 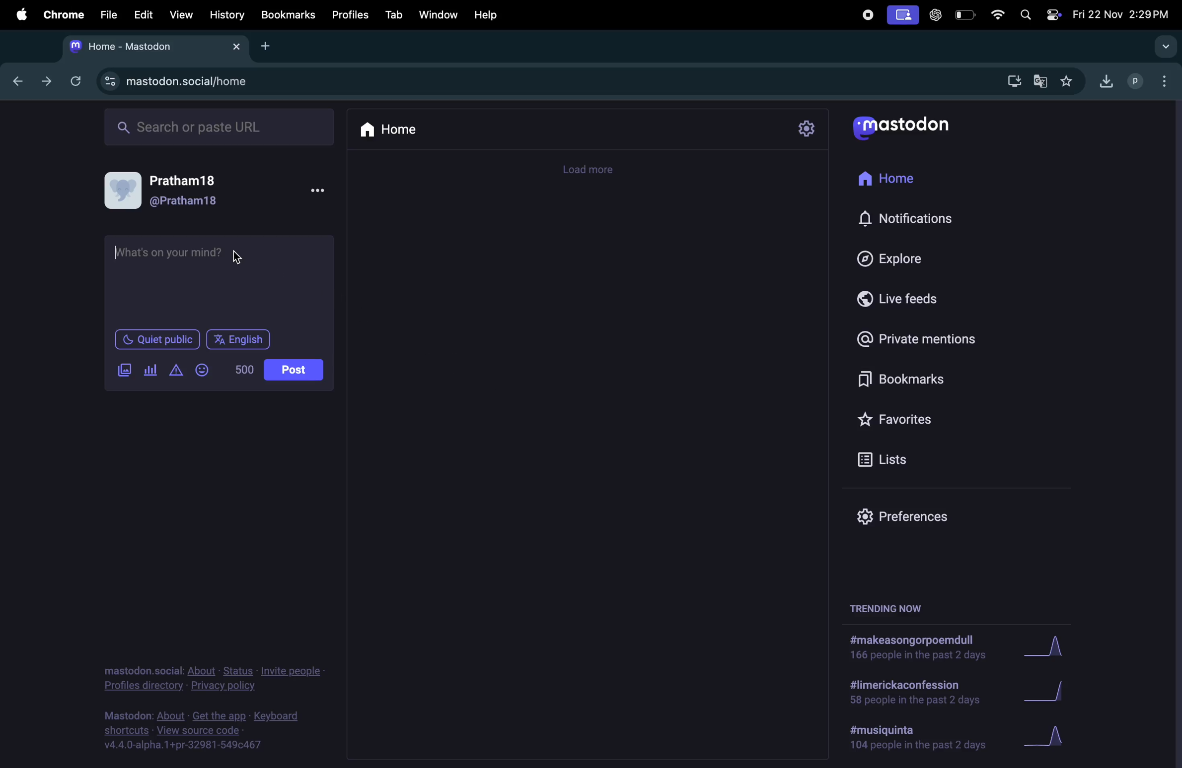 I want to click on download, so click(x=1012, y=81).